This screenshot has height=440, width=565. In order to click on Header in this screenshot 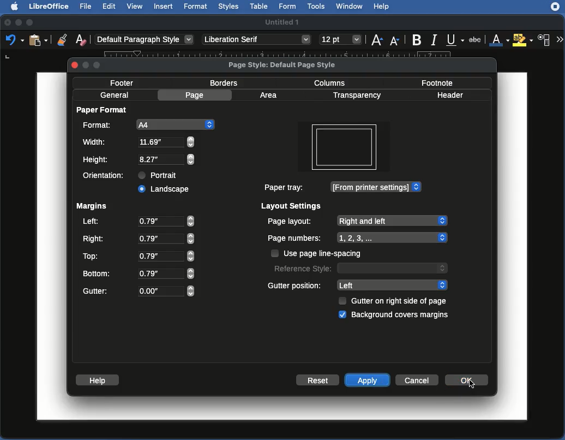, I will do `click(454, 94)`.